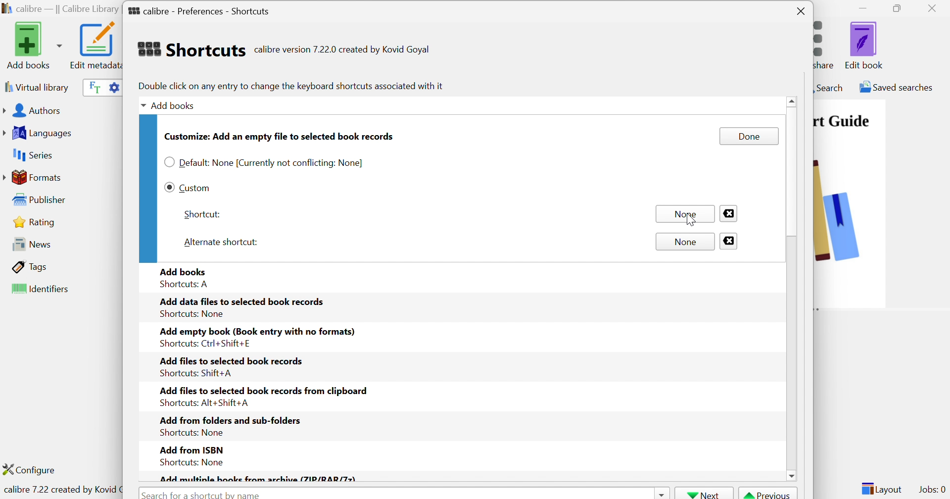 Image resolution: width=950 pixels, height=499 pixels. I want to click on Custom, so click(195, 187).